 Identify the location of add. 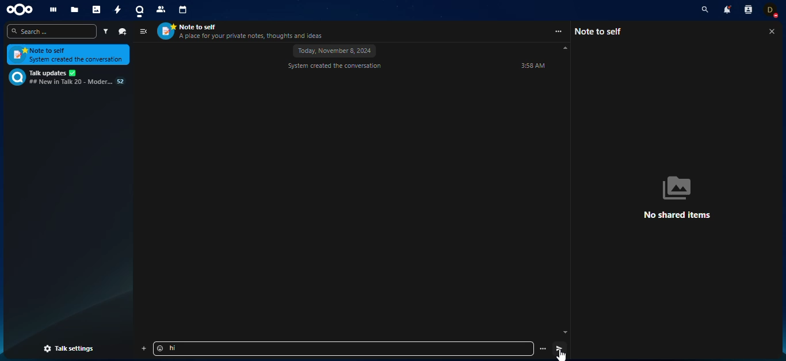
(144, 348).